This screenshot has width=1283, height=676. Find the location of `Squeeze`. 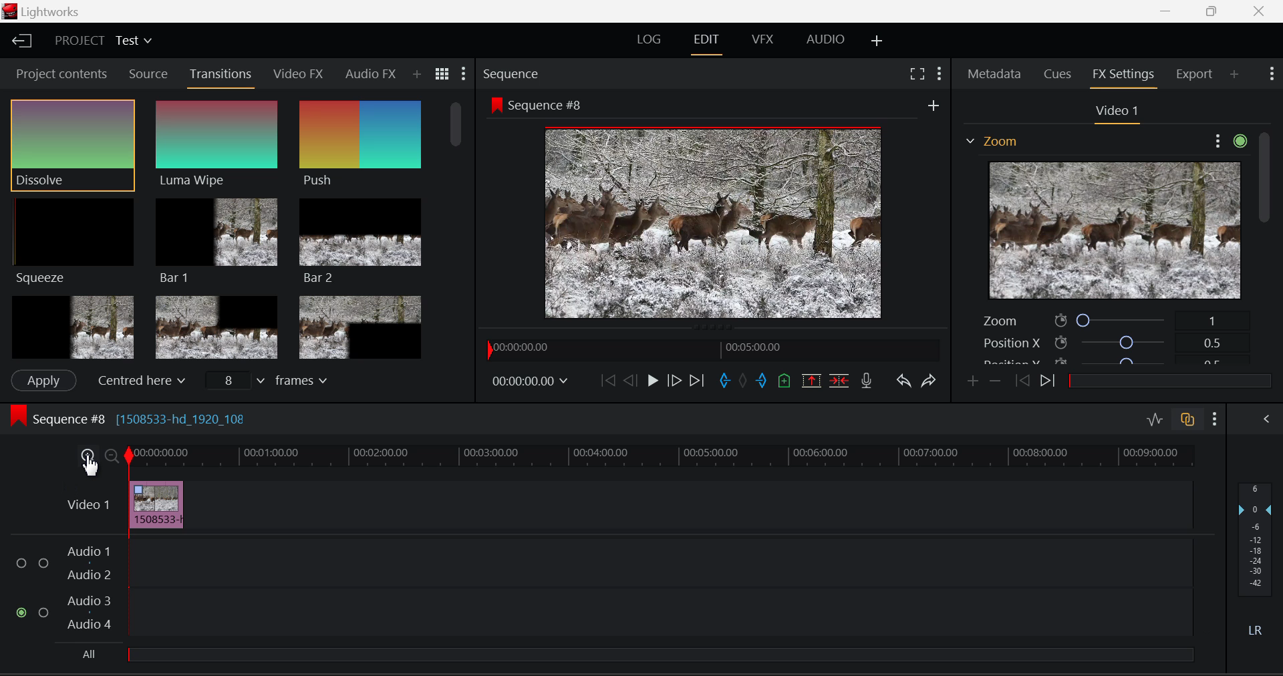

Squeeze is located at coordinates (72, 241).